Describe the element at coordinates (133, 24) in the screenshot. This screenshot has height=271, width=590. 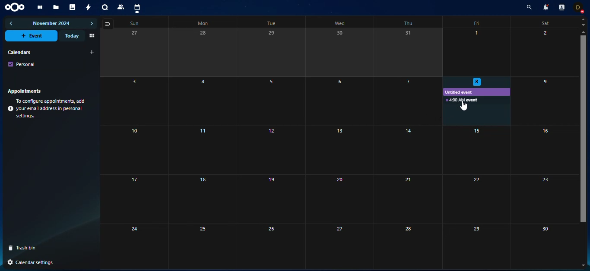
I see `sun` at that location.